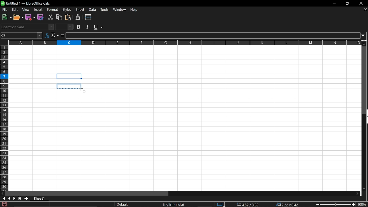  Describe the element at coordinates (78, 17) in the screenshot. I see `Clone formating` at that location.